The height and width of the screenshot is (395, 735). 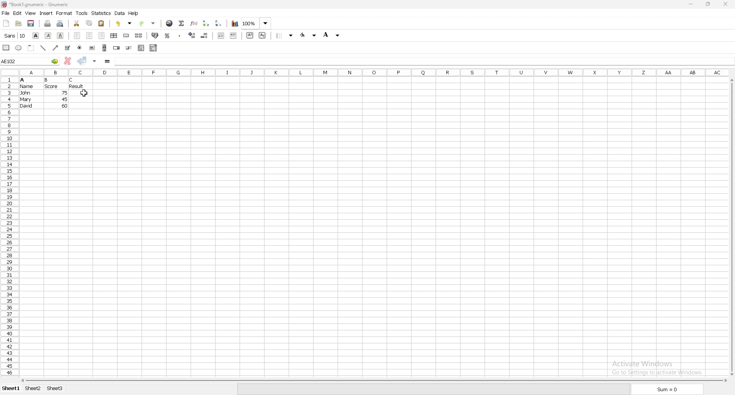 I want to click on arrowed line, so click(x=56, y=48).